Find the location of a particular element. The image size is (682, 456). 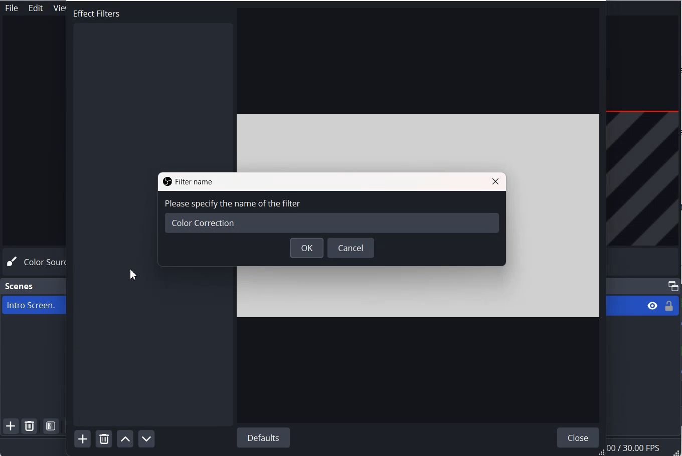

Edit is located at coordinates (36, 8).